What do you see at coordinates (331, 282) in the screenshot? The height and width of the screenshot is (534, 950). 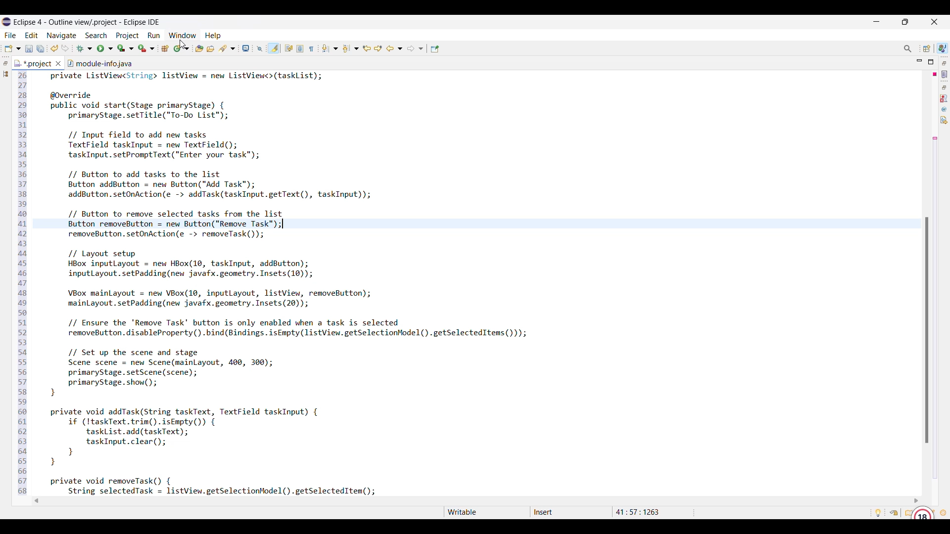 I see `Code in current tab` at bounding box center [331, 282].